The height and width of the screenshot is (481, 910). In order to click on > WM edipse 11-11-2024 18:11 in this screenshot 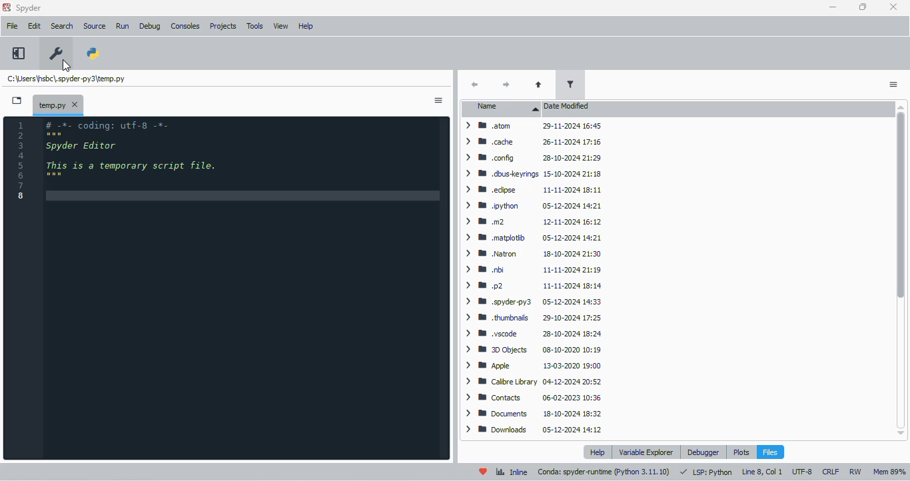, I will do `click(530, 190)`.